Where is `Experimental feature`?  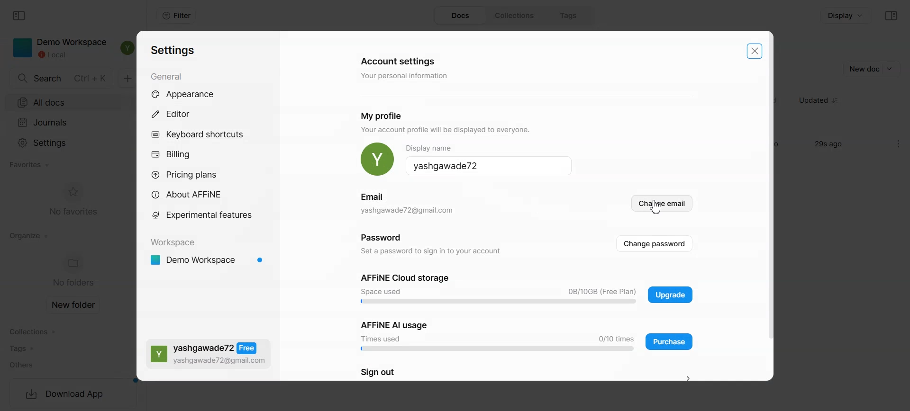
Experimental feature is located at coordinates (207, 214).